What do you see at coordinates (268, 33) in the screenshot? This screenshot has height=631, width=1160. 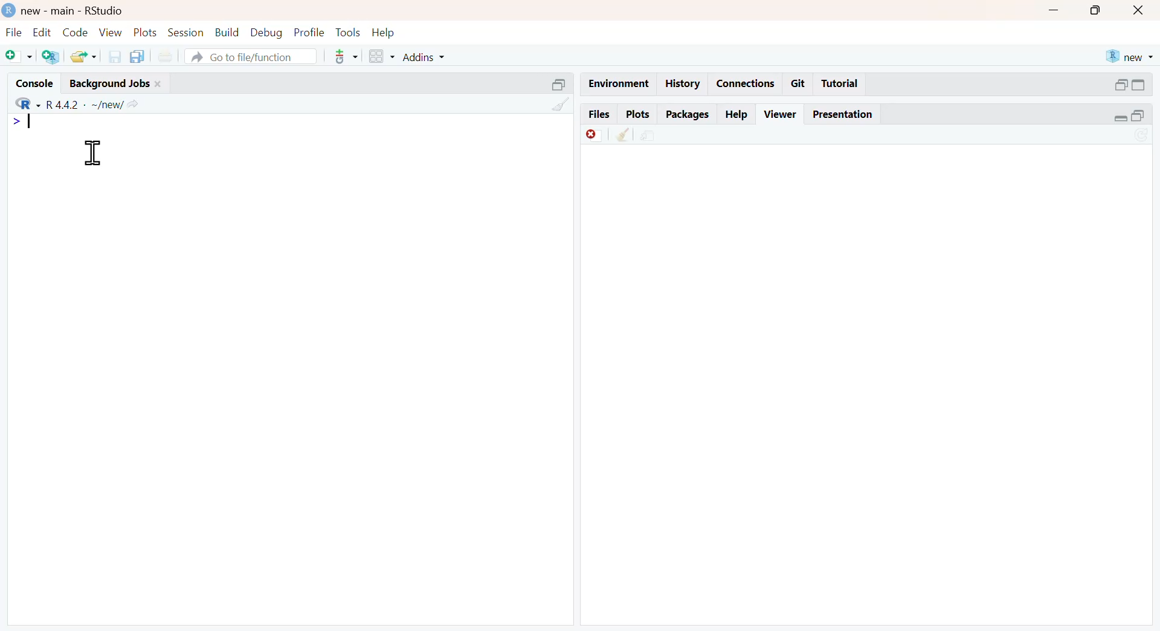 I see `debug` at bounding box center [268, 33].